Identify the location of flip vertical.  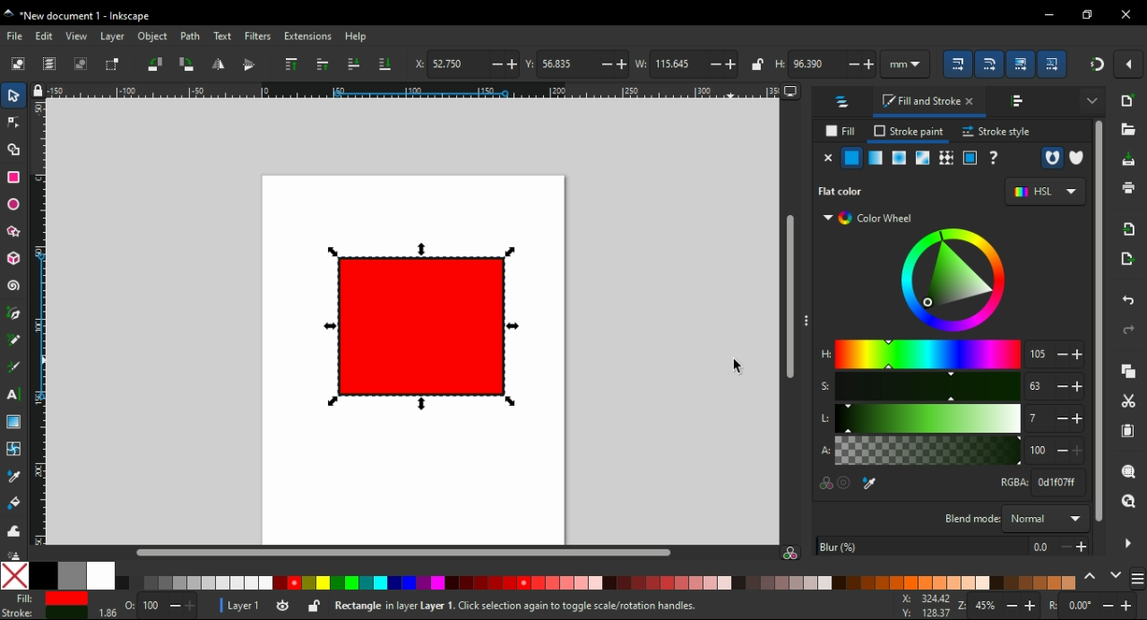
(249, 64).